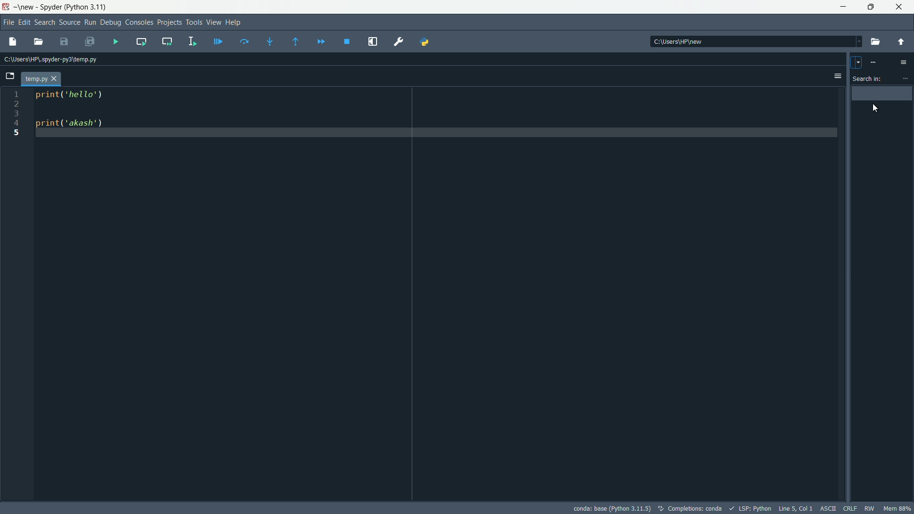  I want to click on Search Menu, so click(43, 21).